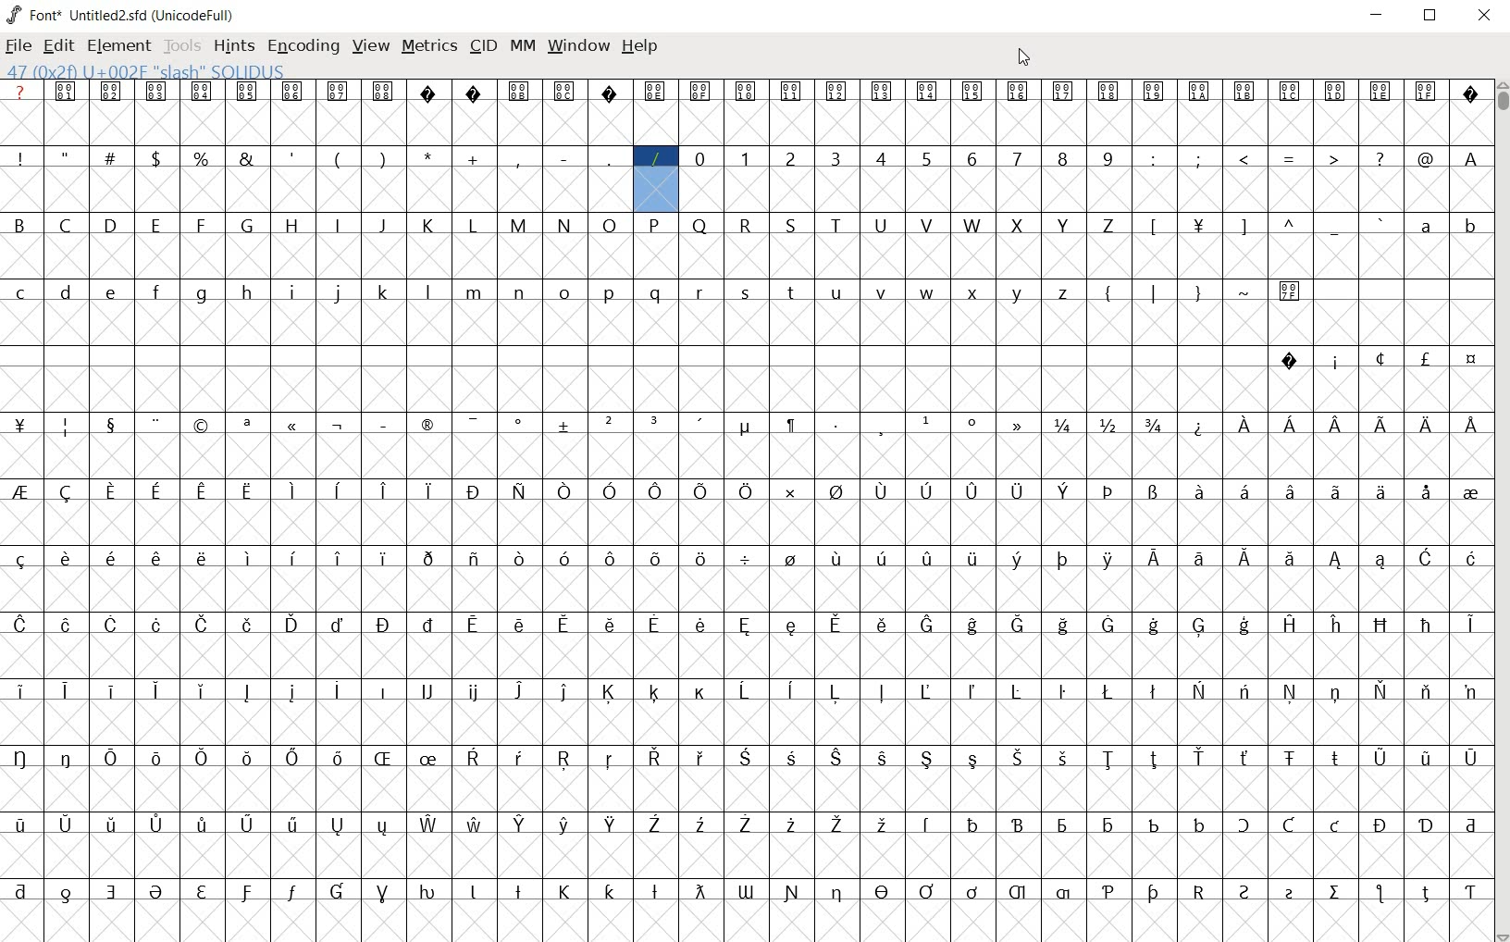  Describe the element at coordinates (1428, 492) in the screenshot. I see `glyph` at that location.